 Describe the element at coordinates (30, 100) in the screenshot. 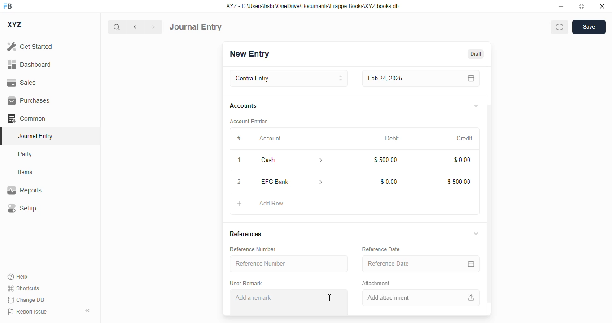

I see `purchases` at that location.